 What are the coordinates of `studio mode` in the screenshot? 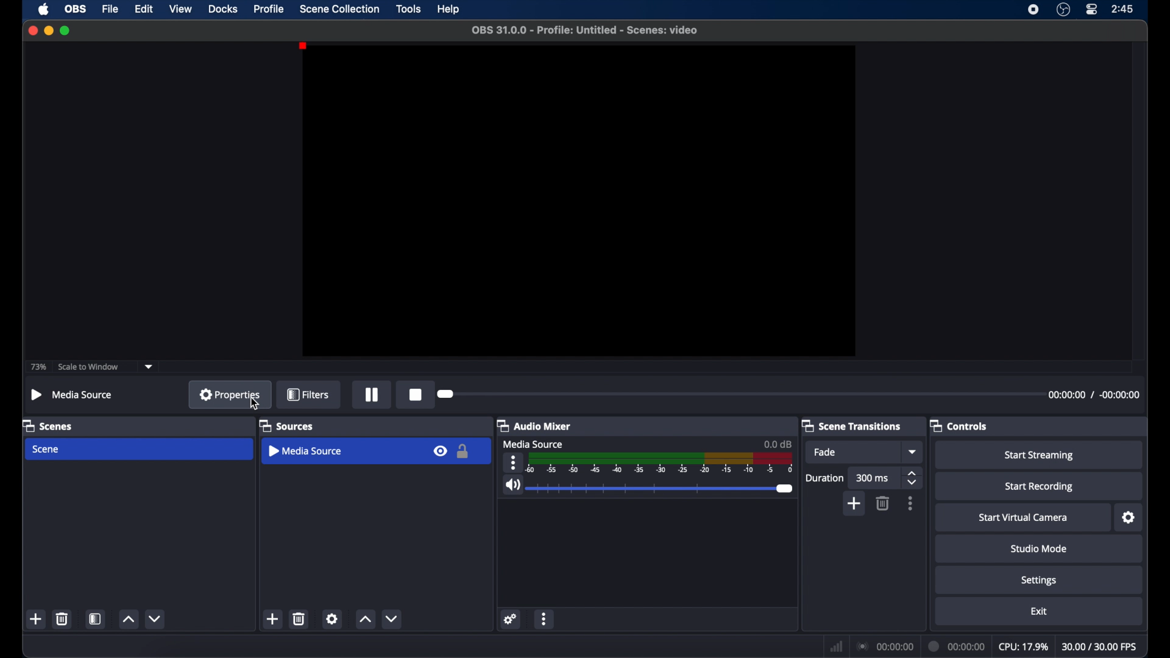 It's located at (1039, 548).